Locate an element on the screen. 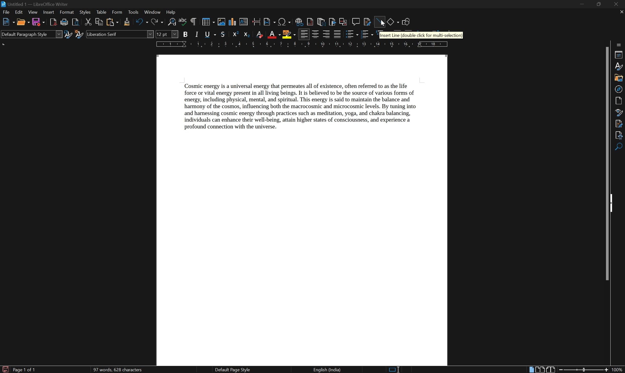 This screenshot has width=625, height=373. justified is located at coordinates (338, 34).